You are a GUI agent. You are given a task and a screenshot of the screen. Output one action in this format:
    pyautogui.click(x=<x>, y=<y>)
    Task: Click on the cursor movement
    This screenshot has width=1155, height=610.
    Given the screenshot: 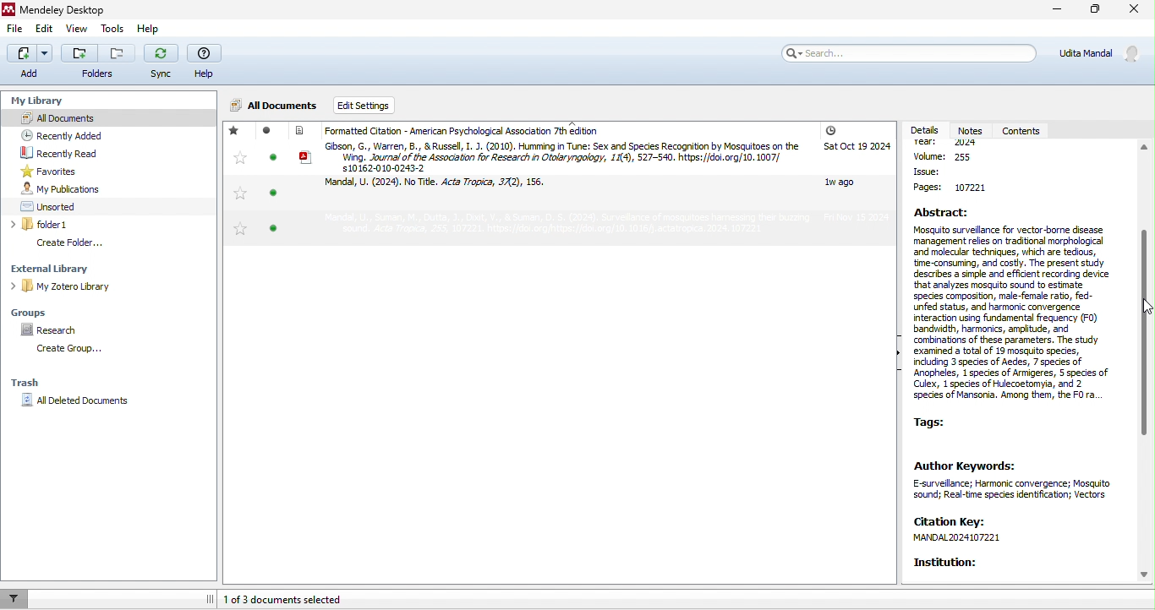 What is the action you would take?
    pyautogui.click(x=1143, y=311)
    